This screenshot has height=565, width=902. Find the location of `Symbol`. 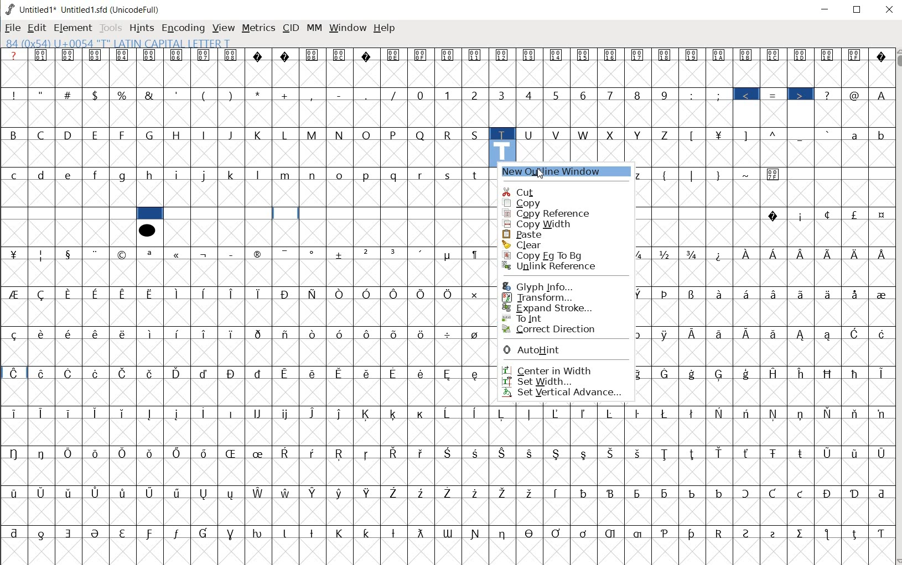

Symbol is located at coordinates (476, 56).